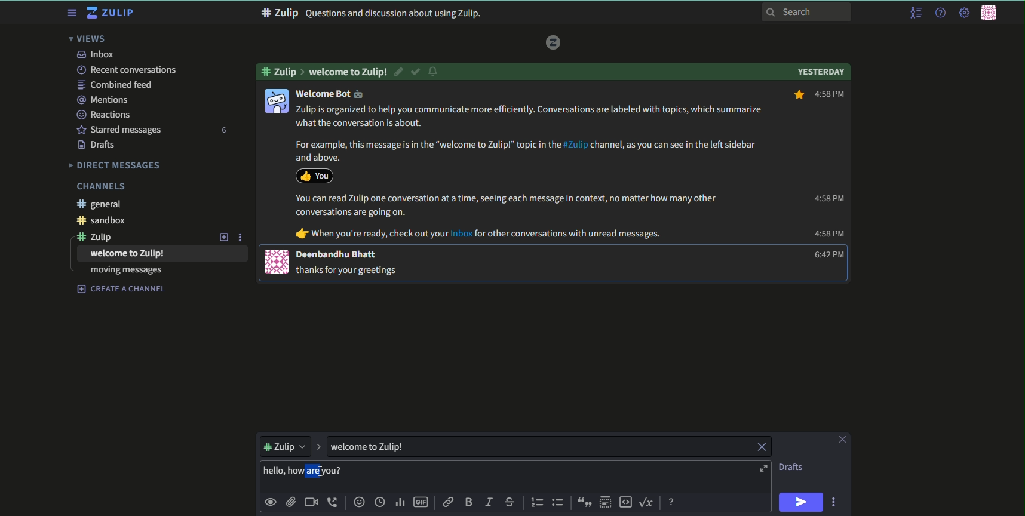 The image size is (1025, 516). What do you see at coordinates (807, 11) in the screenshot?
I see `search bar` at bounding box center [807, 11].